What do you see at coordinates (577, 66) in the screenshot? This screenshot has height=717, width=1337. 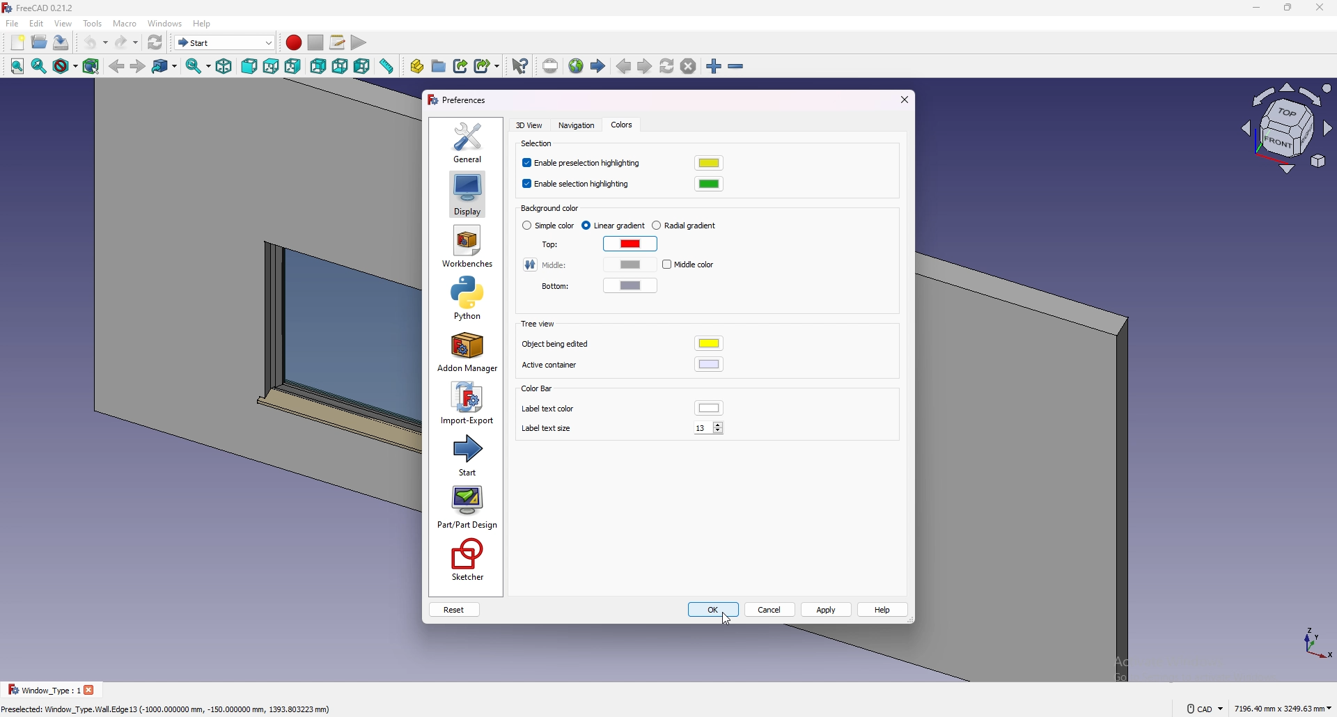 I see `open website` at bounding box center [577, 66].